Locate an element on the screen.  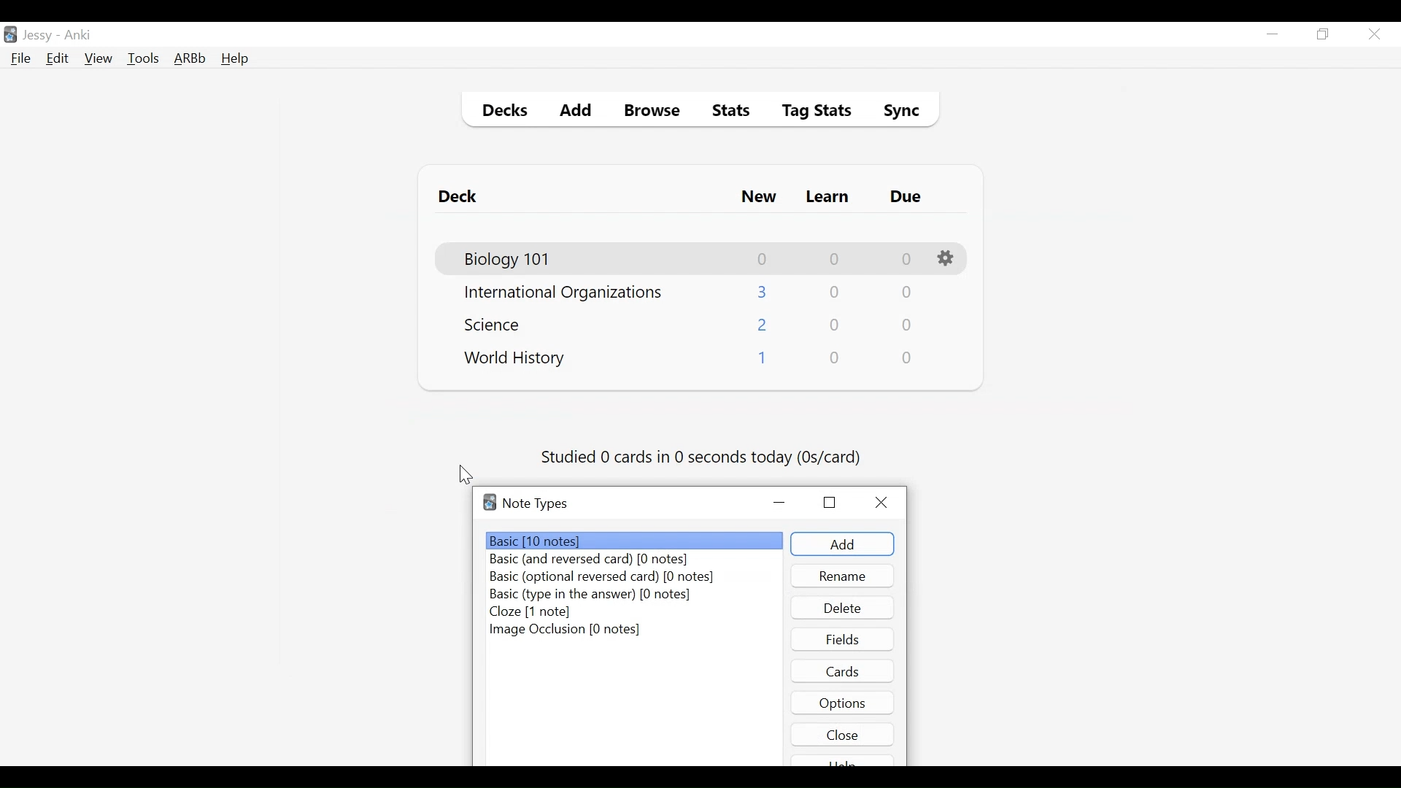
Sybc is located at coordinates (896, 112).